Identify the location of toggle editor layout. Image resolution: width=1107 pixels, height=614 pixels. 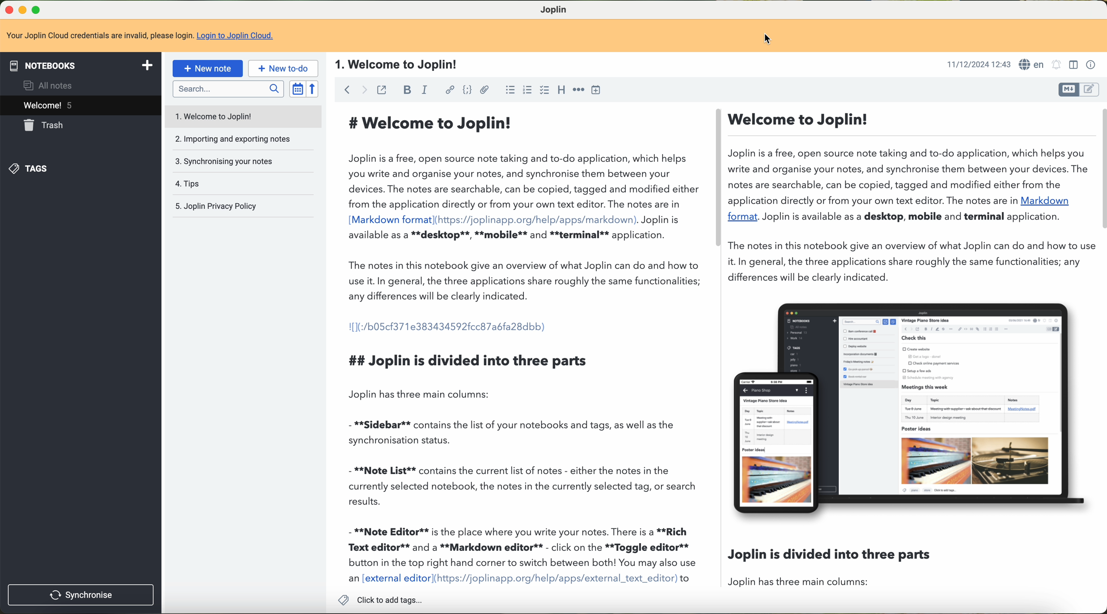
(1074, 65).